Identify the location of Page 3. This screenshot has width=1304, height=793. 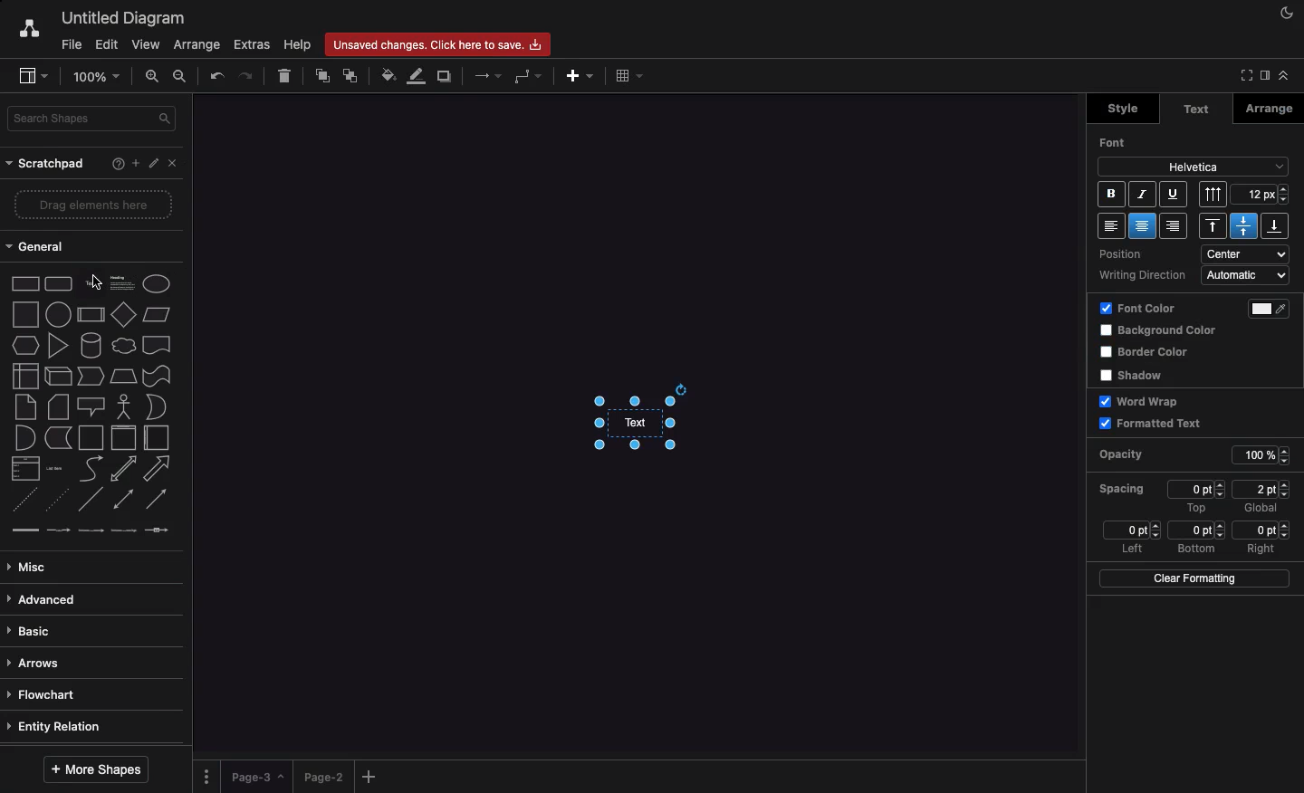
(255, 777).